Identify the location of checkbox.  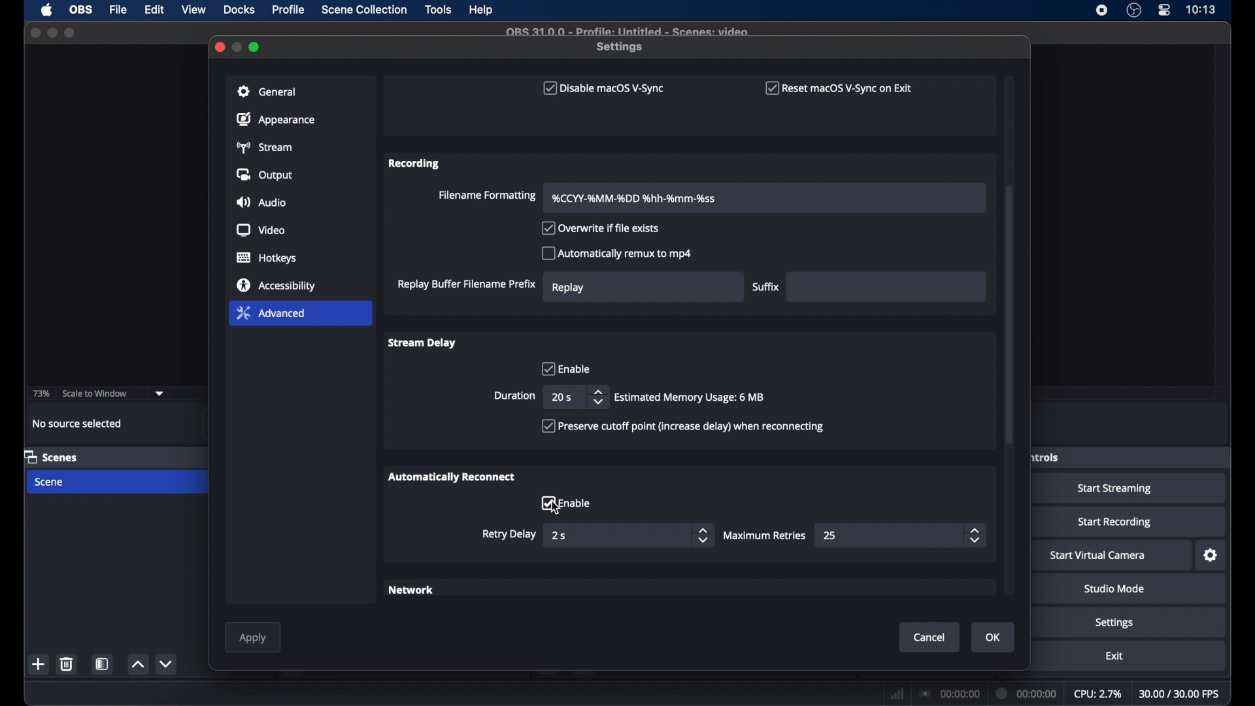
(565, 503).